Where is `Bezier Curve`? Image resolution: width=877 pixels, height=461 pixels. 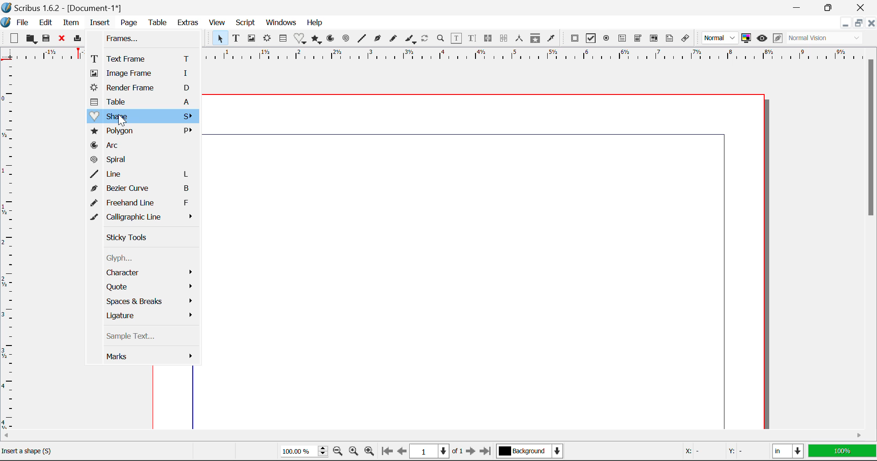 Bezier Curve is located at coordinates (378, 40).